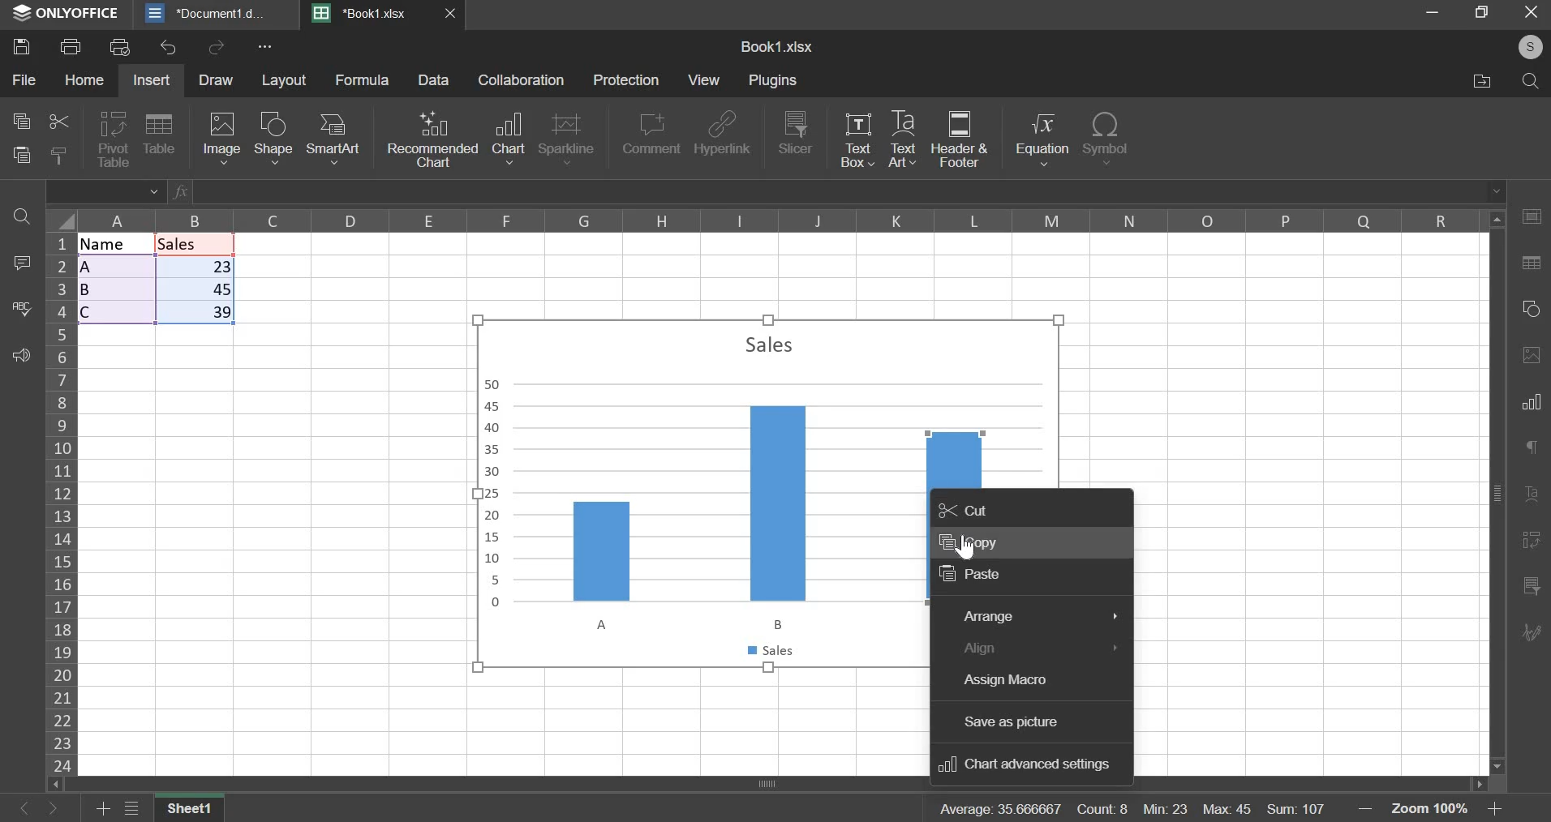  I want to click on Bar/Column Chart Tool, so click(1532, 401).